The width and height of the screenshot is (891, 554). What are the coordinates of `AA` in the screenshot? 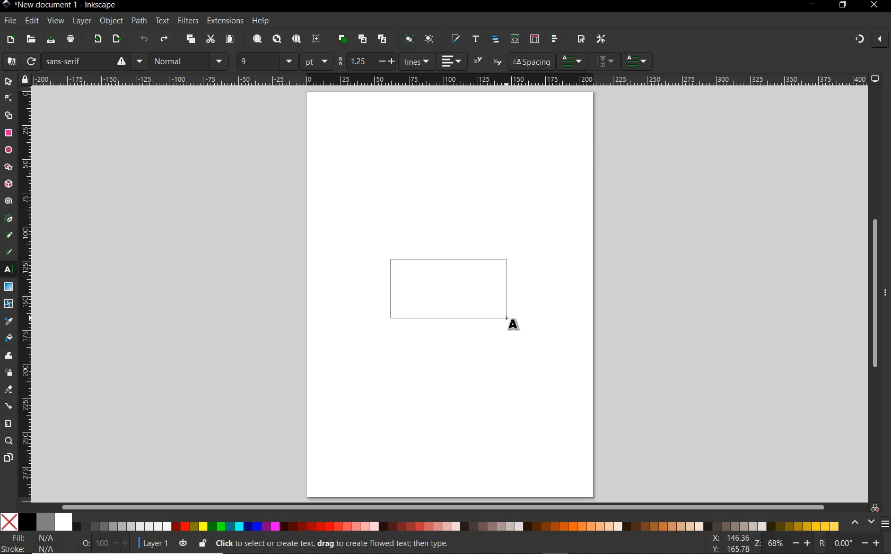 It's located at (340, 62).